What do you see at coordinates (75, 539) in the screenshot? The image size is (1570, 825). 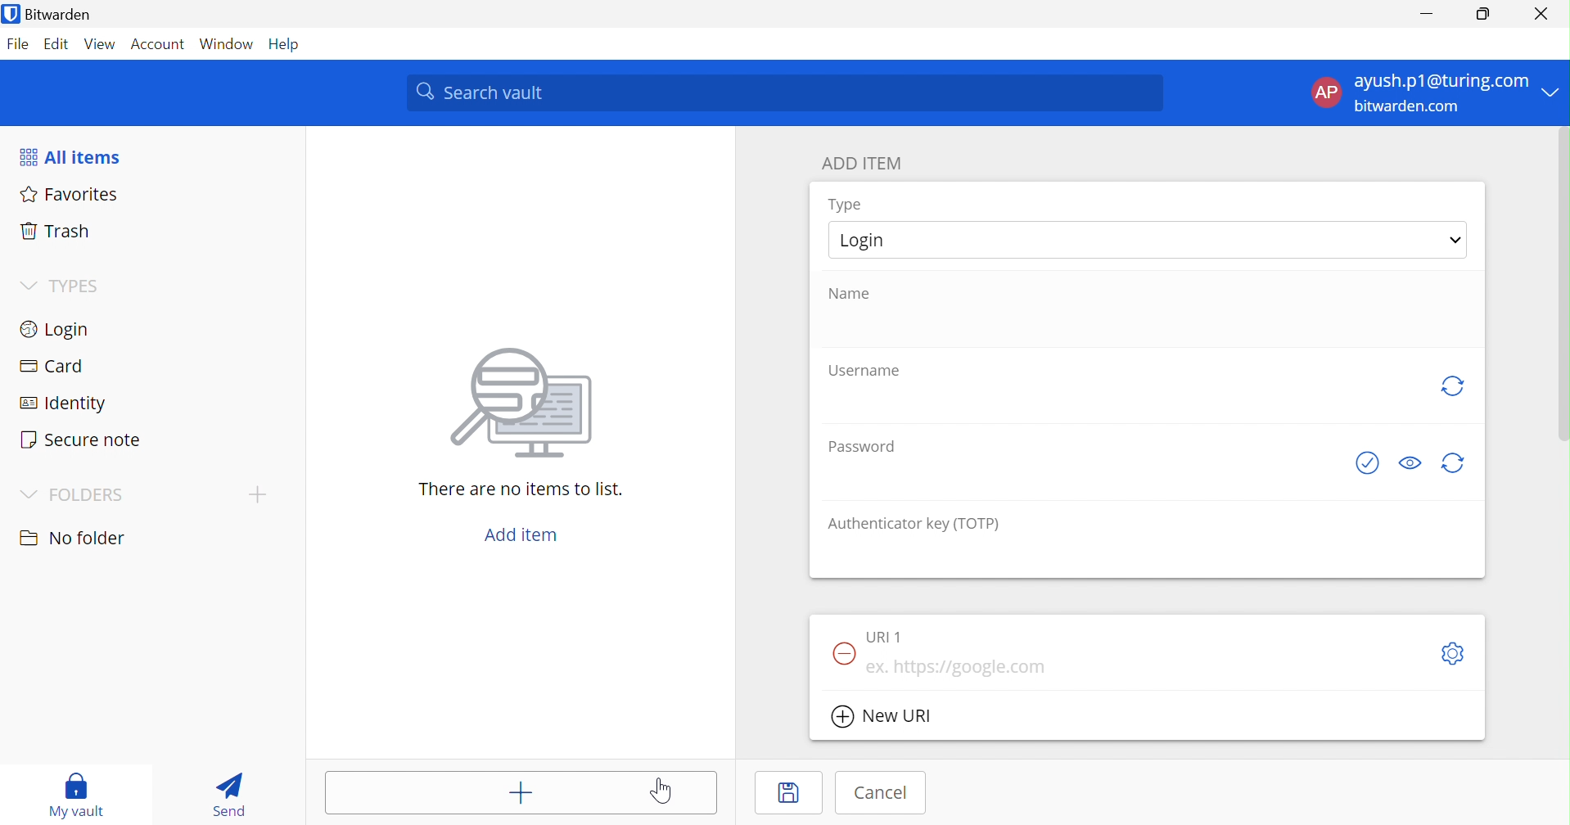 I see `No folder` at bounding box center [75, 539].